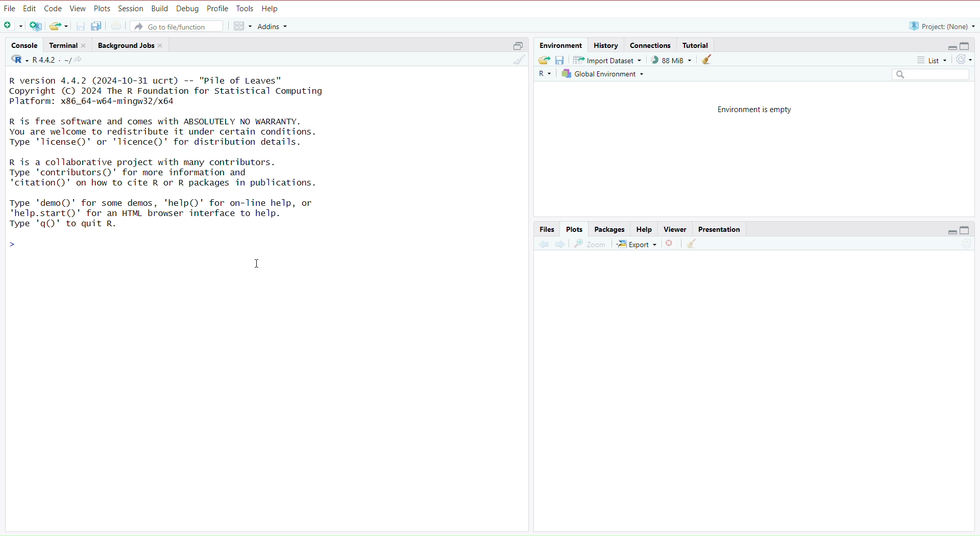 The height and width of the screenshot is (536, 980). I want to click on view the current working directory, so click(81, 61).